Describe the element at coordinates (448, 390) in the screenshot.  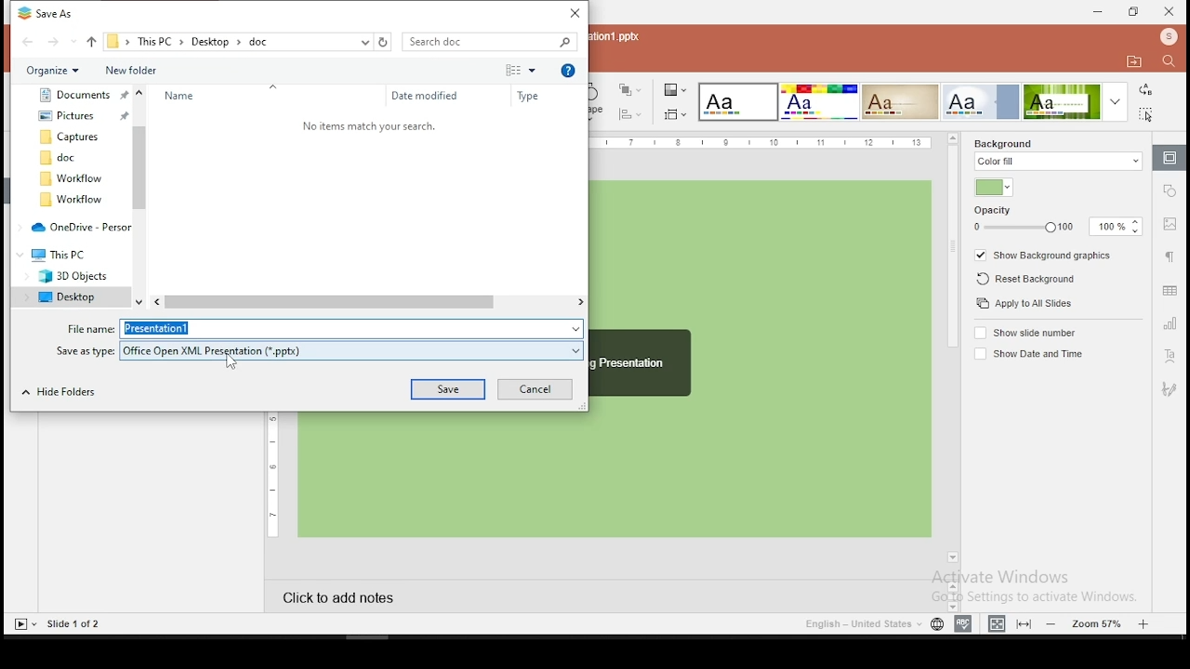
I see `Save` at that location.